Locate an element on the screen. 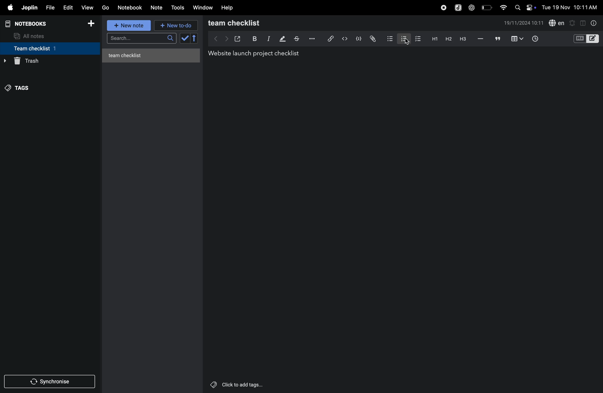  team checklist is located at coordinates (41, 48).